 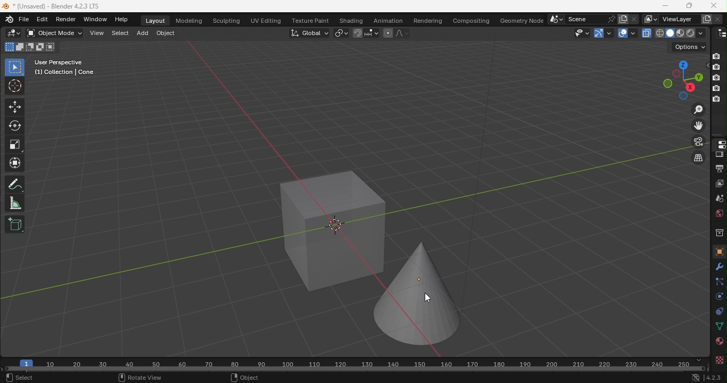 What do you see at coordinates (387, 34) in the screenshot?
I see `Proportional editing objects` at bounding box center [387, 34].